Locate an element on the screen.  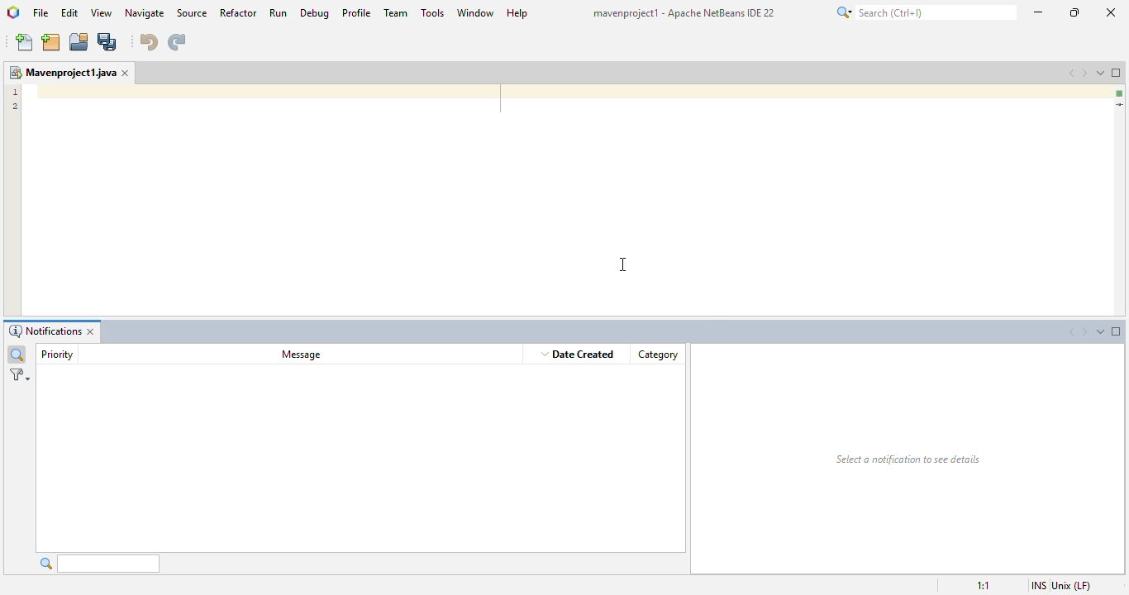
logo is located at coordinates (13, 12).